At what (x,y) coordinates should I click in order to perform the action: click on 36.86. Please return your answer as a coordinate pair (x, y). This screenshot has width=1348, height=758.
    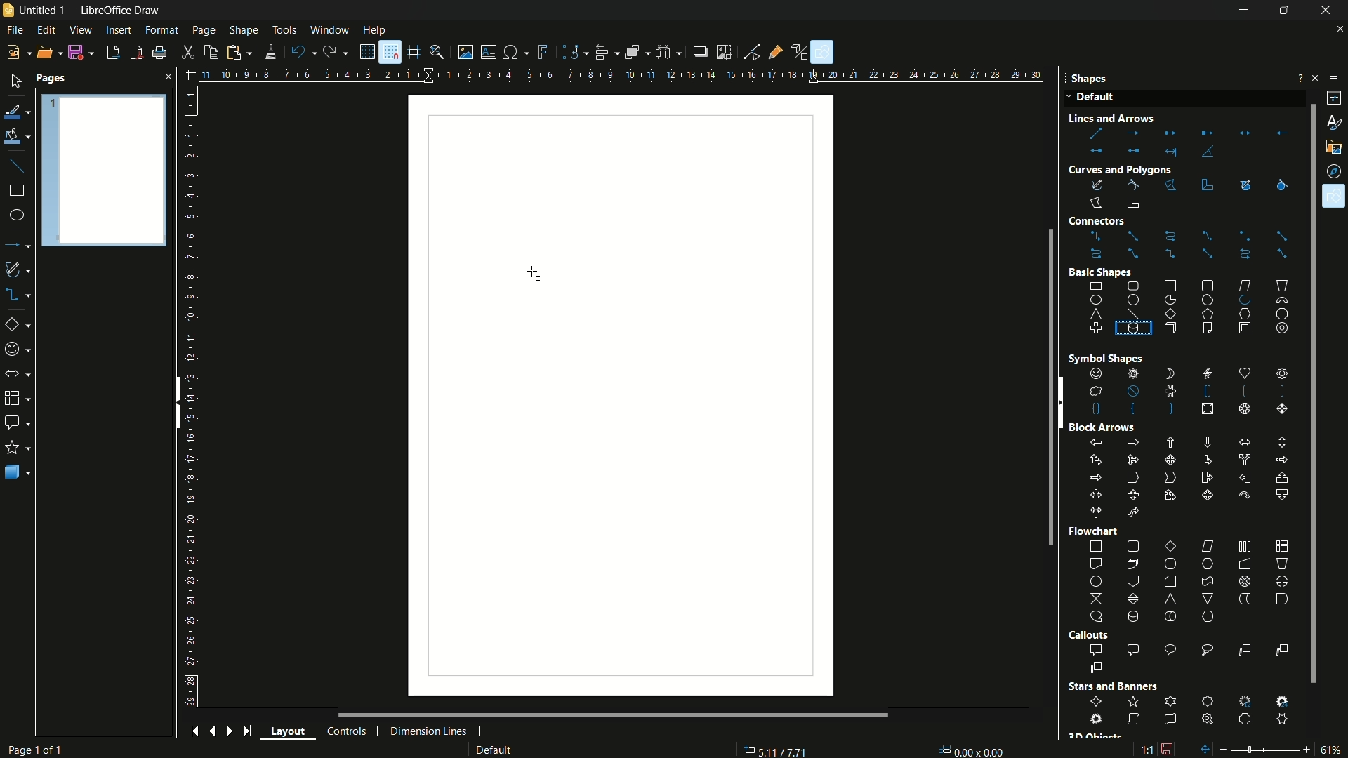
    Looking at the image, I should click on (785, 750).